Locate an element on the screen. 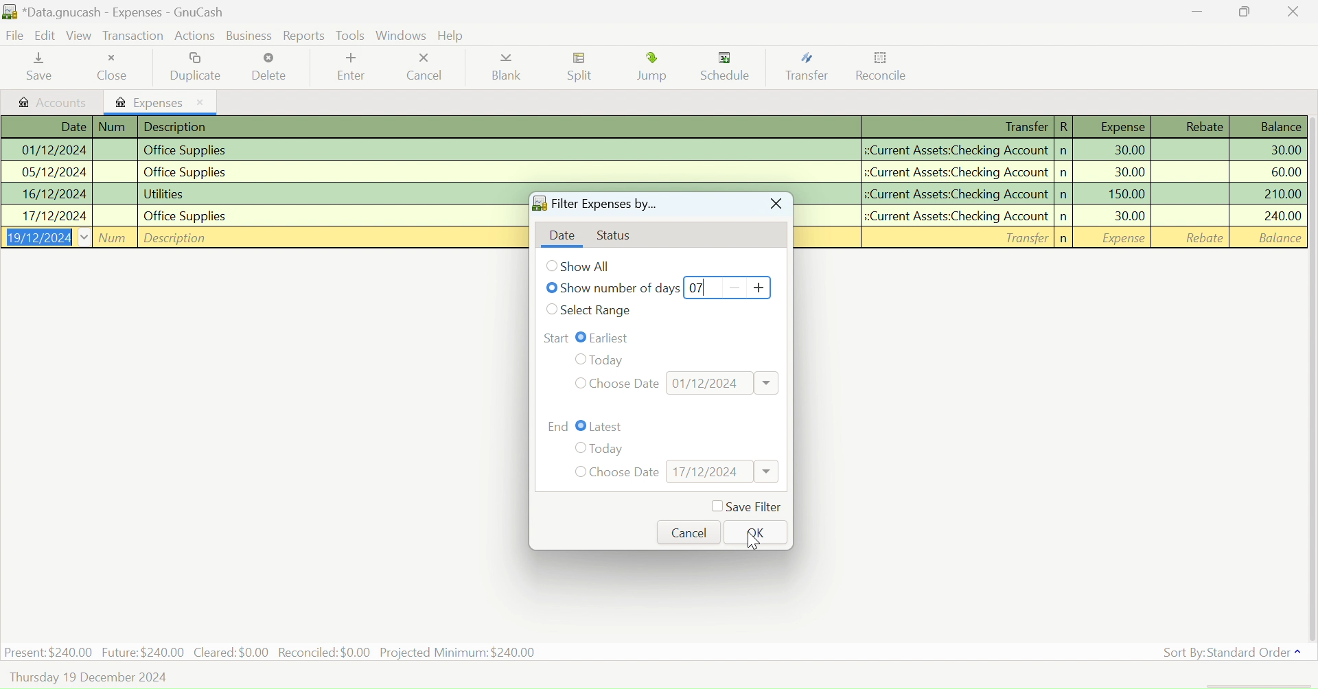  View is located at coordinates (80, 38).